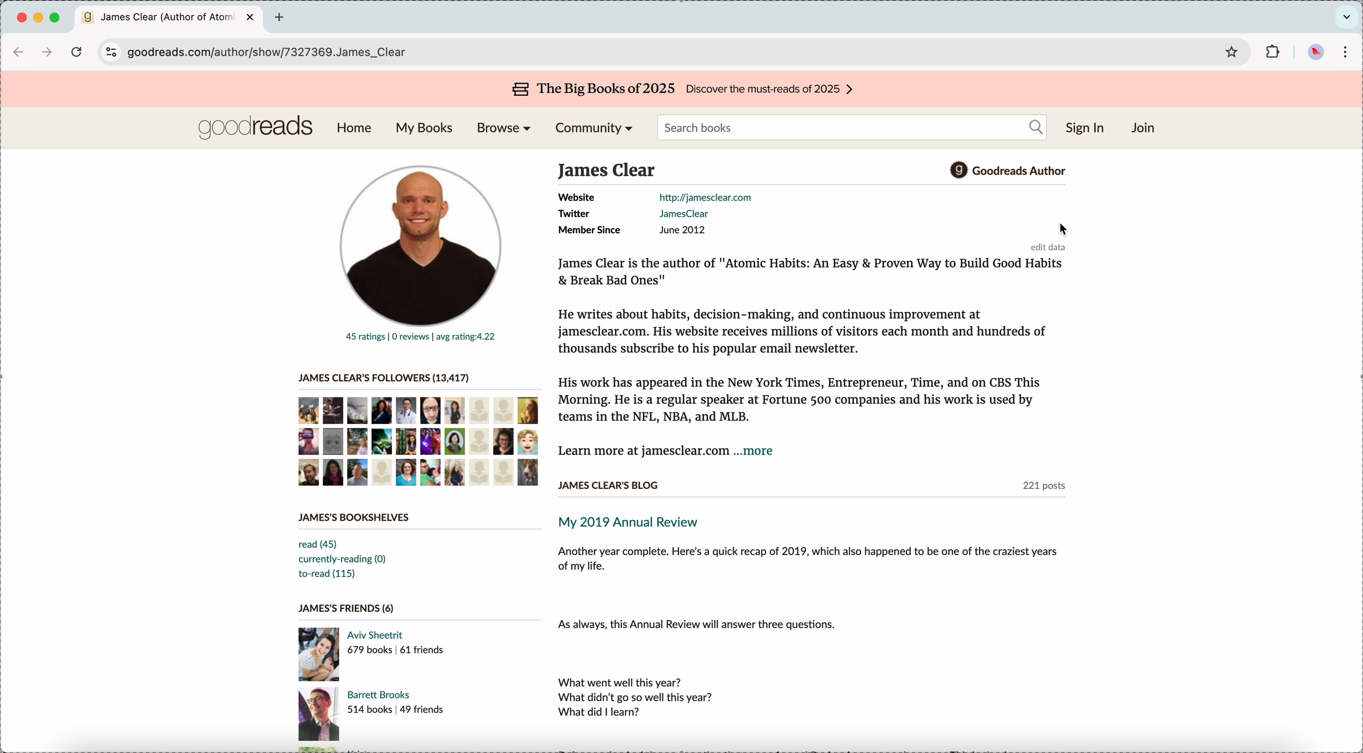 The image size is (1363, 753). What do you see at coordinates (699, 624) in the screenshot?
I see `As always, this Annual Review will answer three questions.` at bounding box center [699, 624].